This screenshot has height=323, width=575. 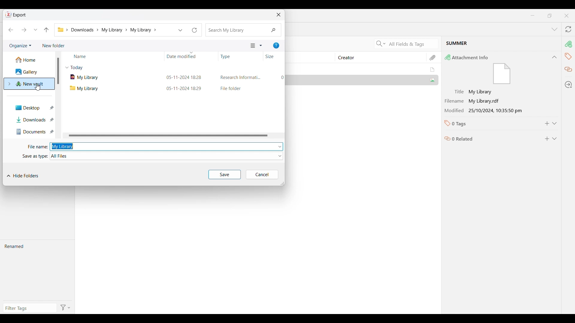 I want to click on Hide folders, so click(x=22, y=176).